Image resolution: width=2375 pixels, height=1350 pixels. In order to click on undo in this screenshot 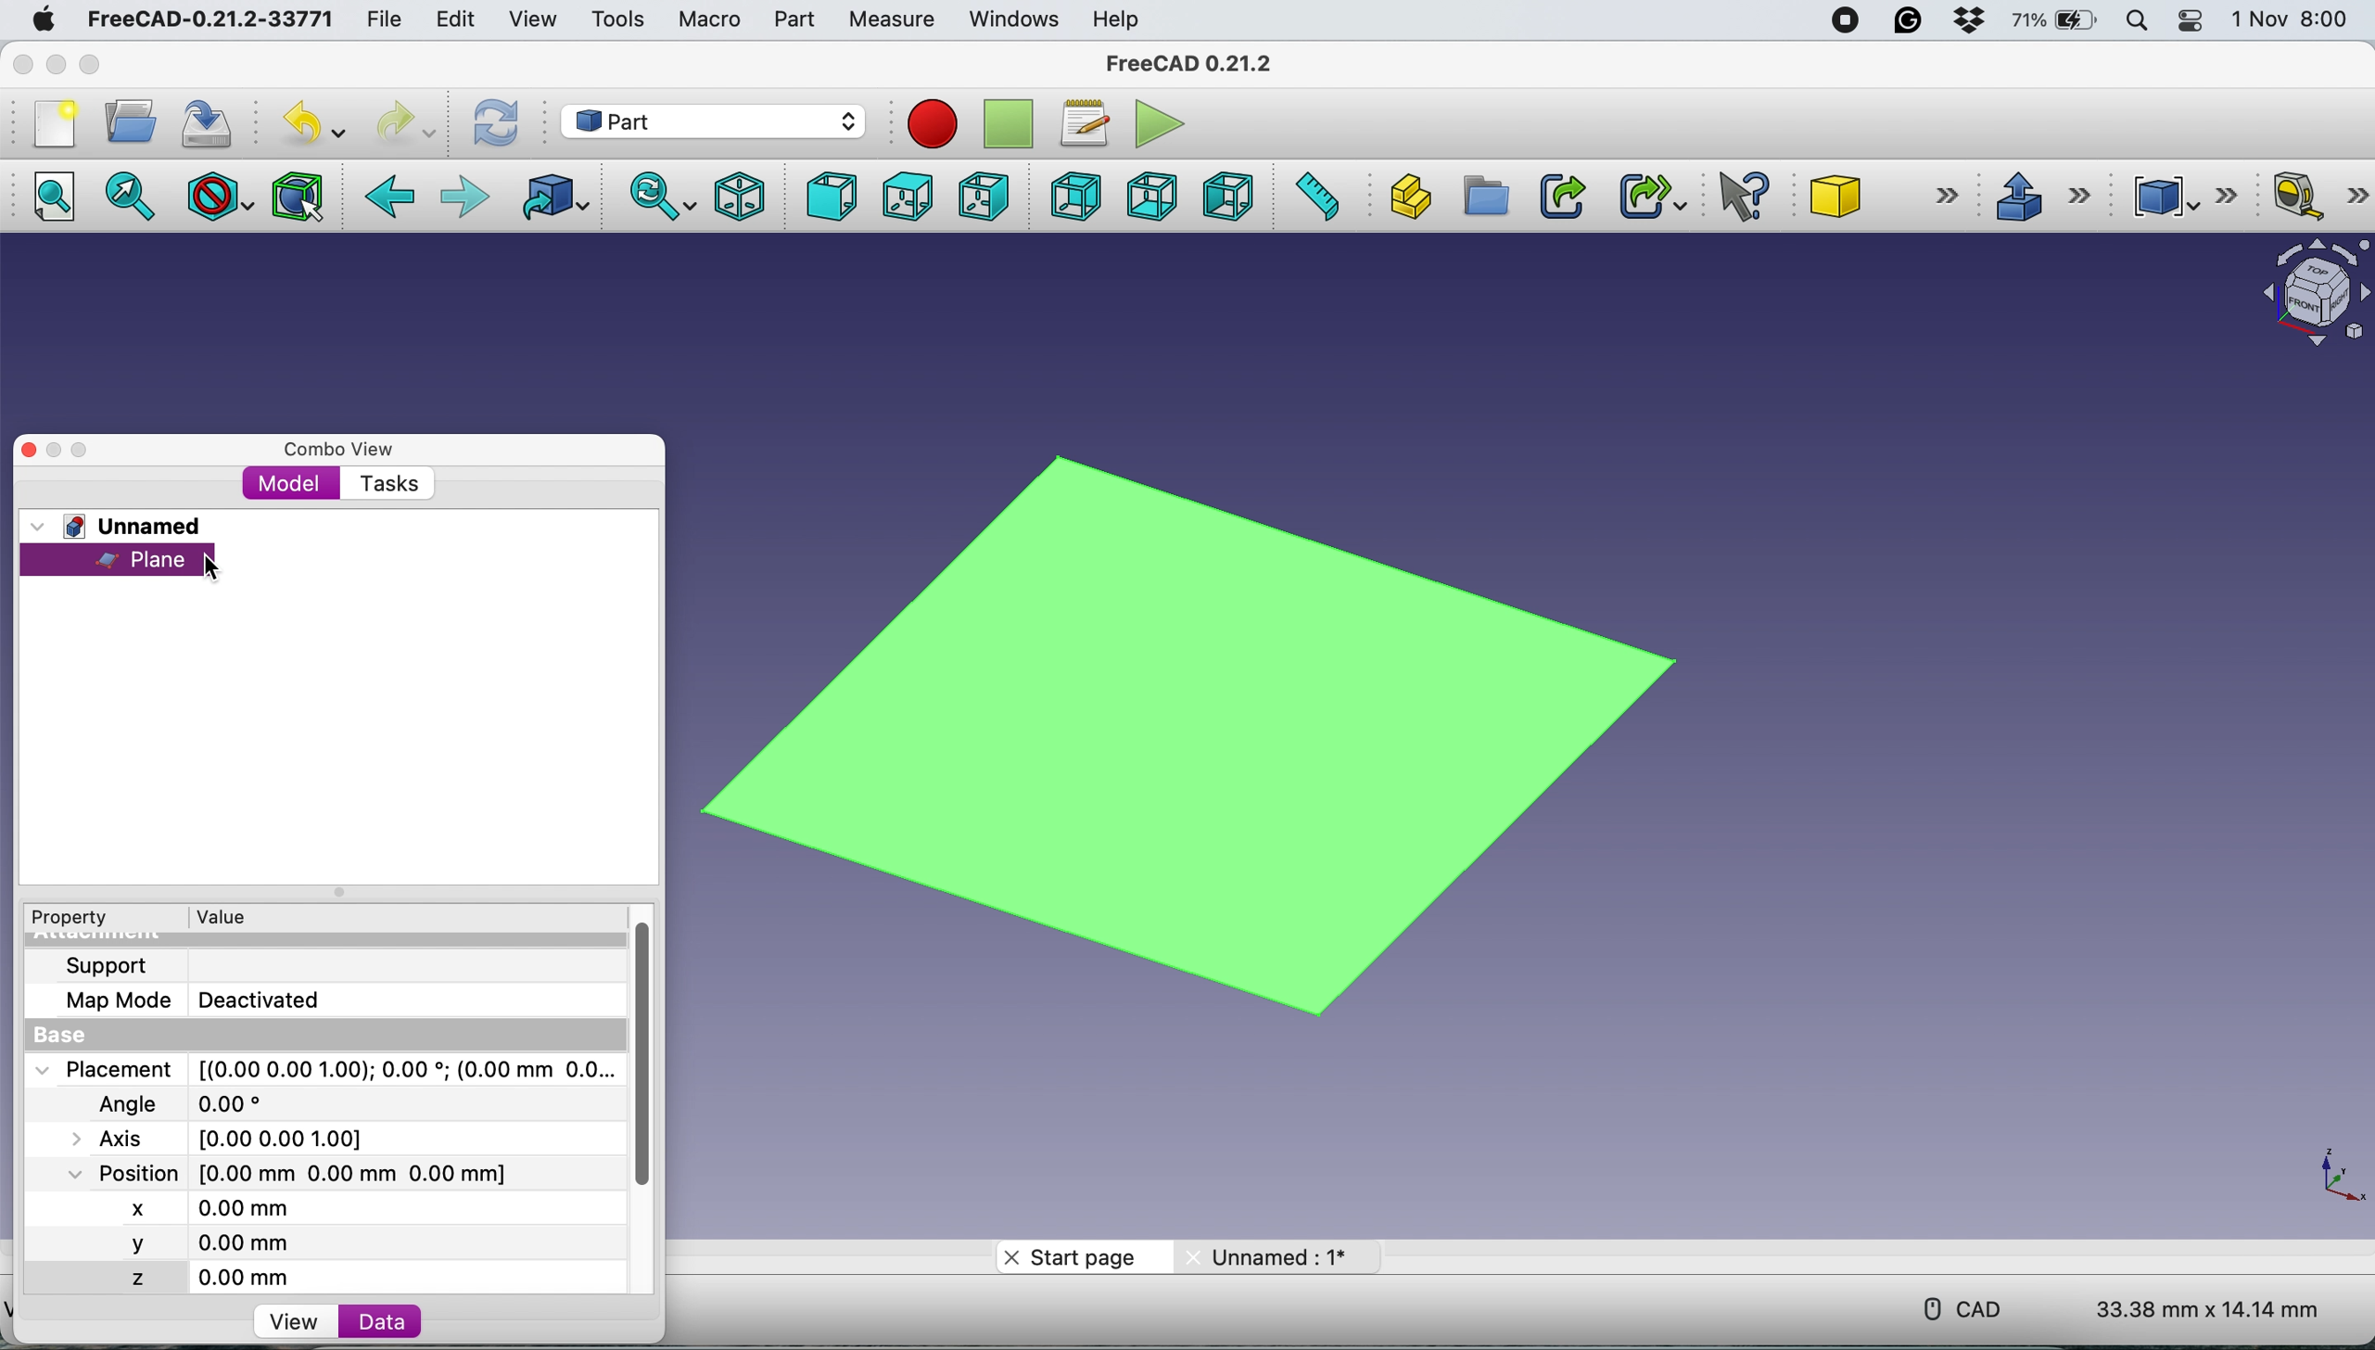, I will do `click(315, 124)`.